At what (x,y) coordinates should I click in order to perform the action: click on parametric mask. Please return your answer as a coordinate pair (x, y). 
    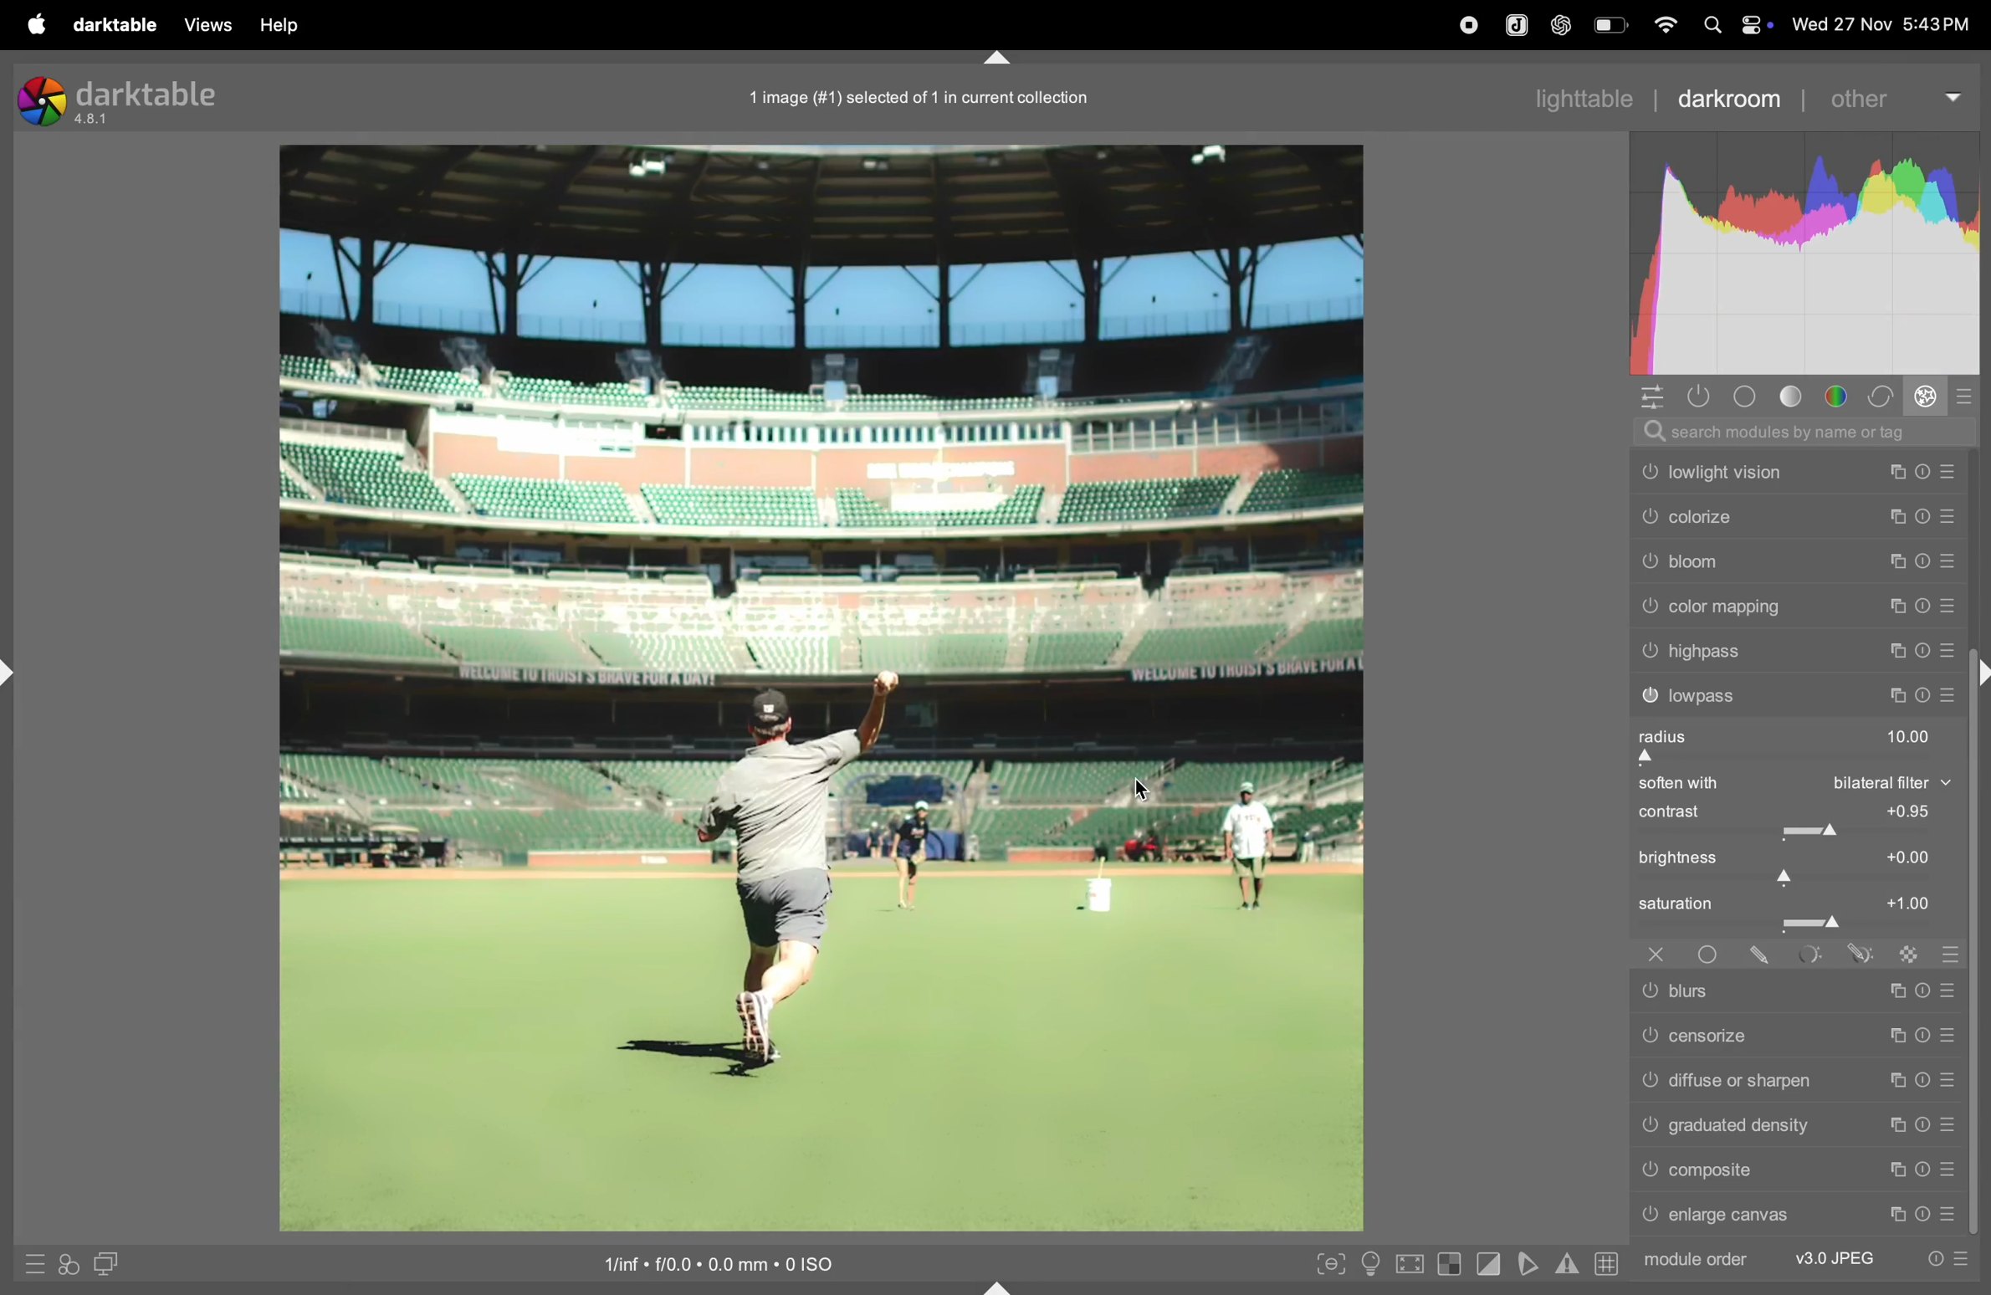
    Looking at the image, I should click on (1809, 956).